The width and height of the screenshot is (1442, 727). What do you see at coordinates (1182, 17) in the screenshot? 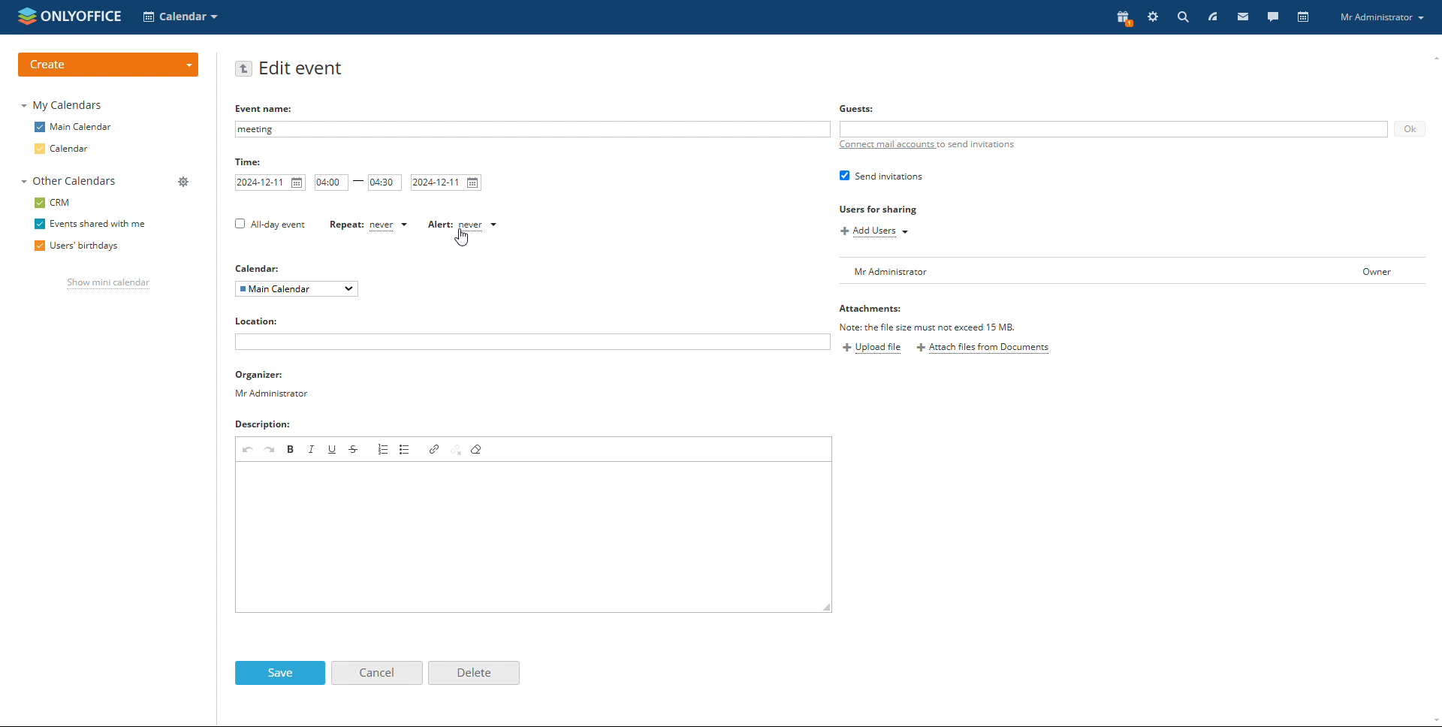
I see `search` at bounding box center [1182, 17].